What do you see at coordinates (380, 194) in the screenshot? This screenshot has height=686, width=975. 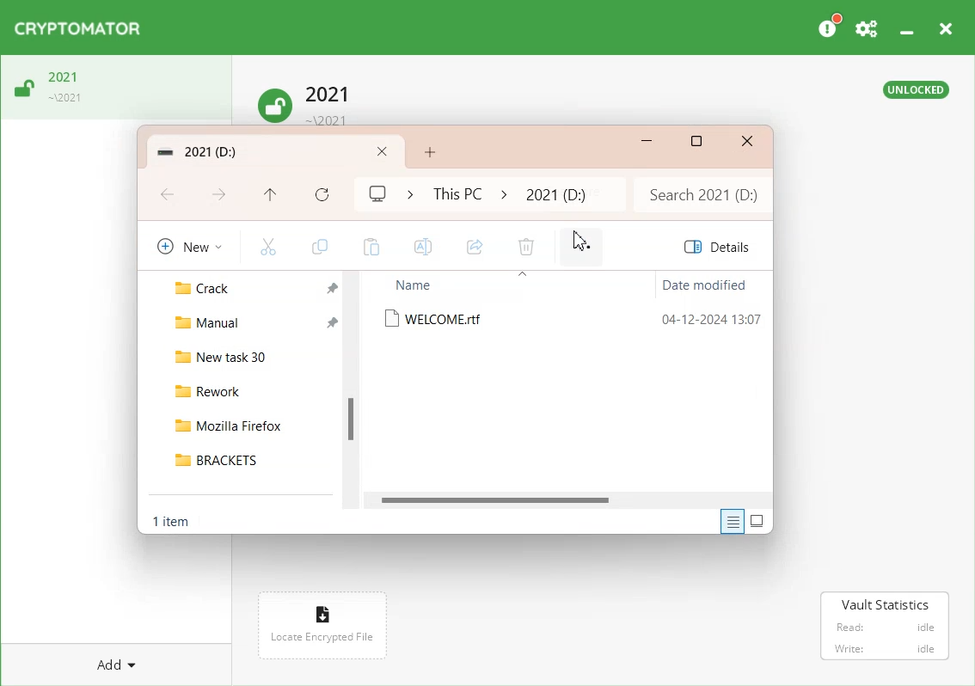 I see `My computer` at bounding box center [380, 194].